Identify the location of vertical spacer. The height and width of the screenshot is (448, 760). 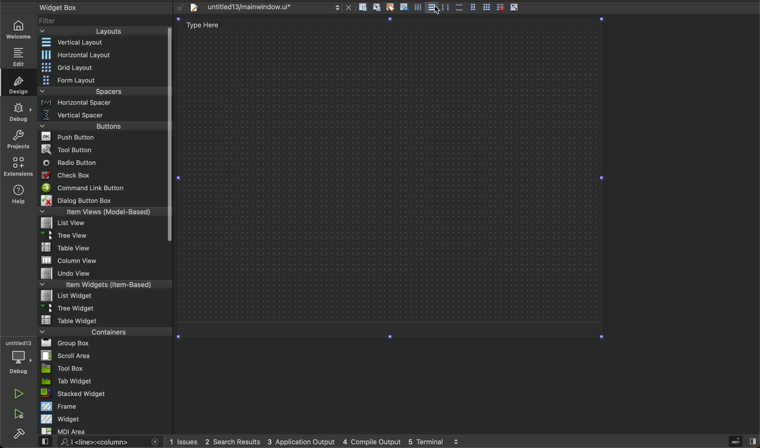
(103, 115).